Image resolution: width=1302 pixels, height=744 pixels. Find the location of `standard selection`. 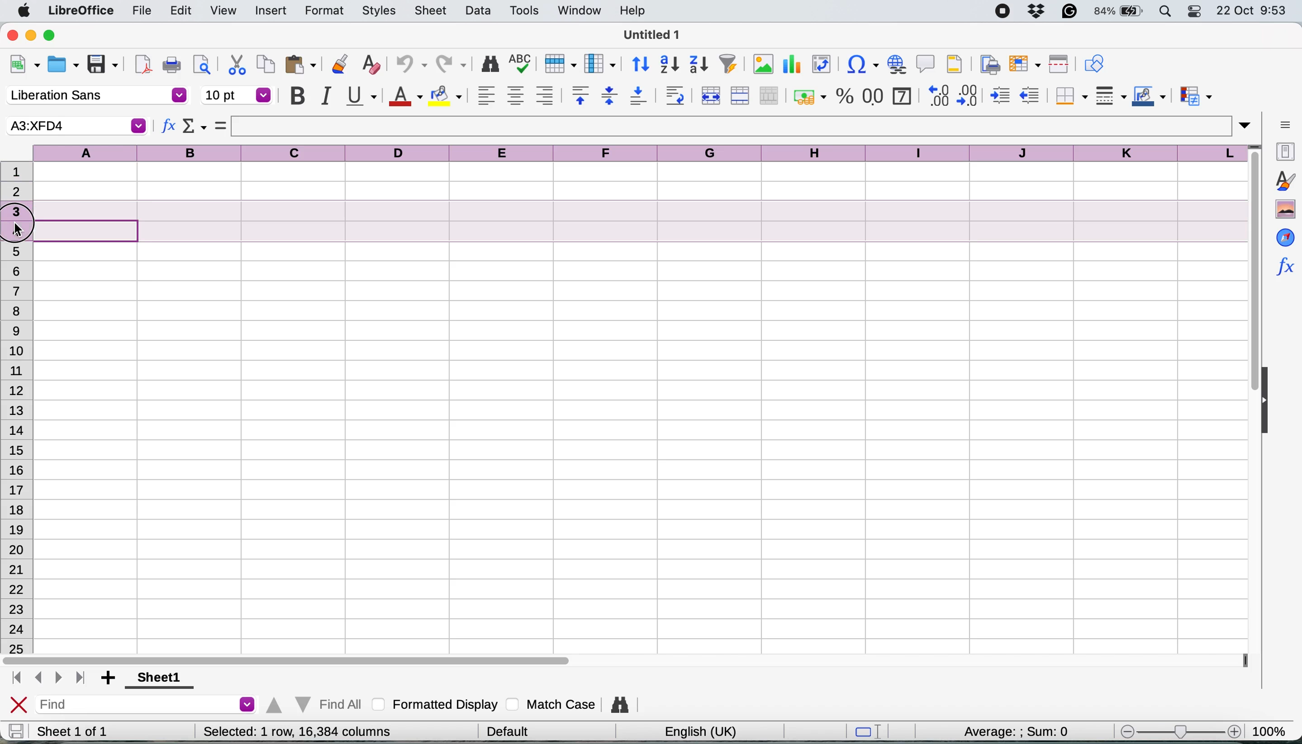

standard selection is located at coordinates (872, 733).